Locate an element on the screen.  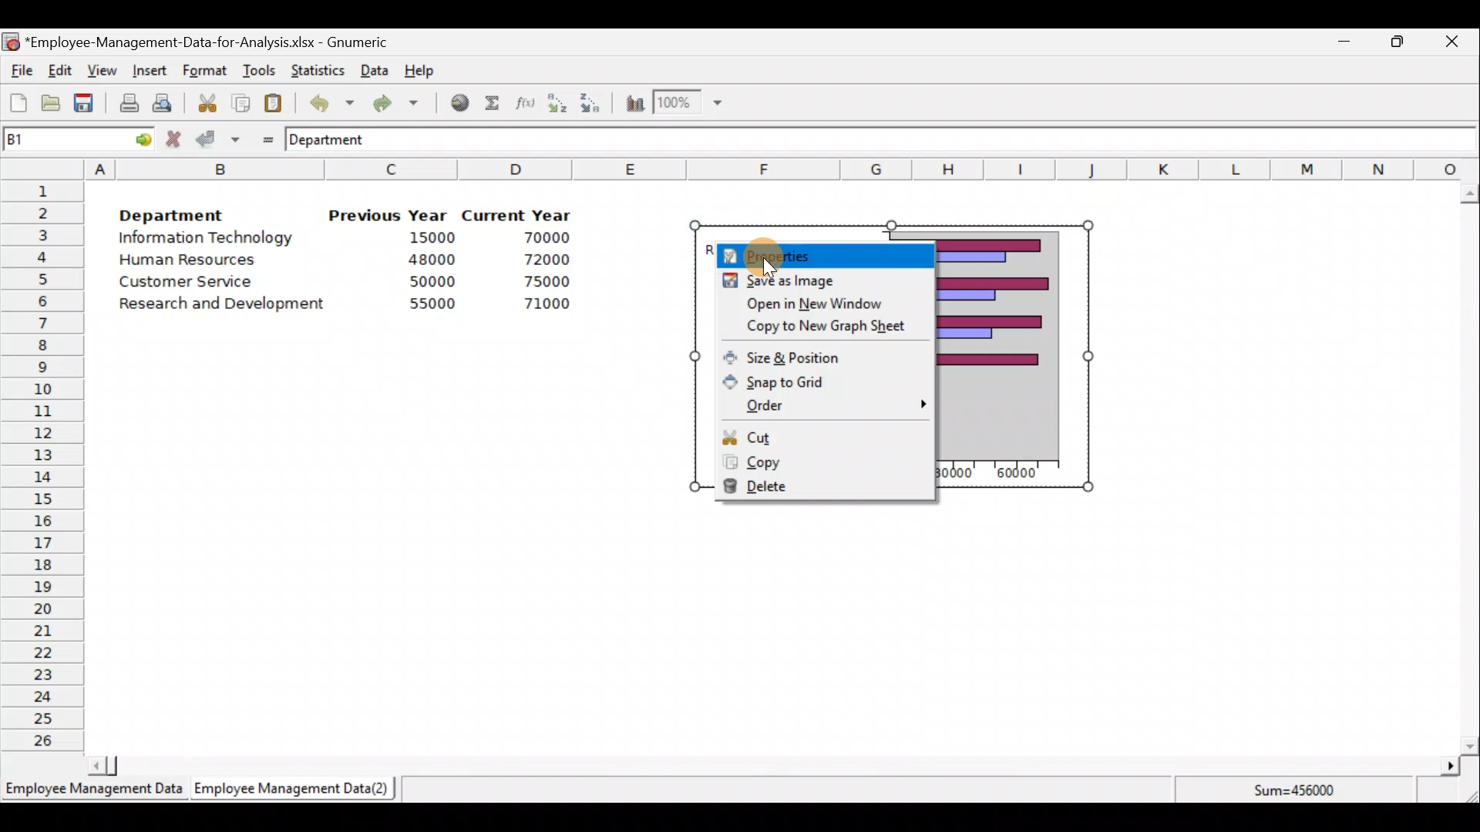
Department is located at coordinates (337, 139).